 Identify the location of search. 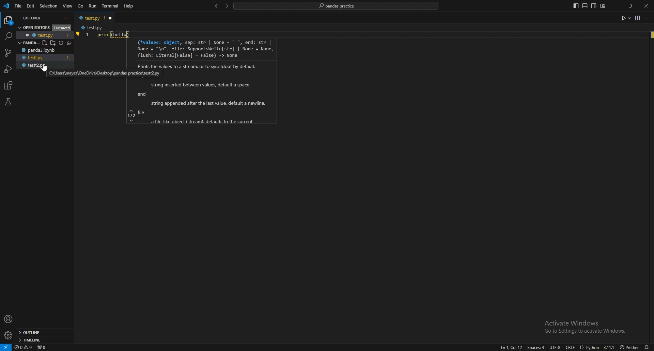
(7, 36).